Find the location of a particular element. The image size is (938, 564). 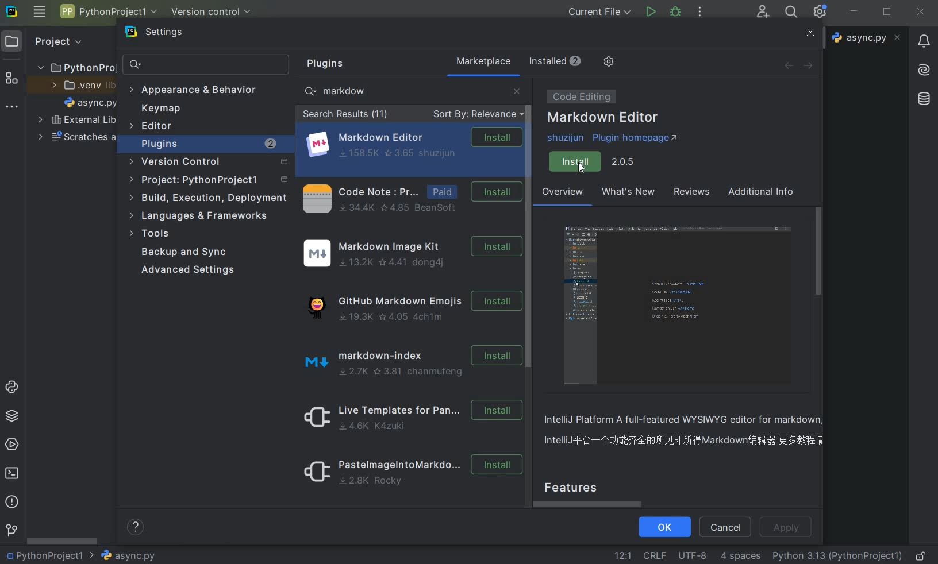

forward is located at coordinates (812, 65).